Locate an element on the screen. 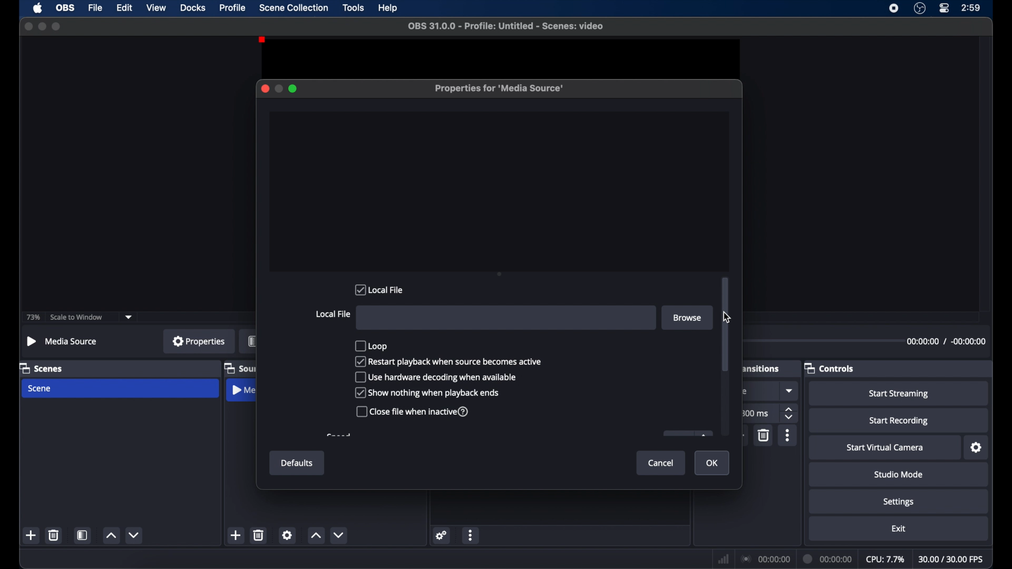 The width and height of the screenshot is (1012, 569). properties is located at coordinates (199, 341).